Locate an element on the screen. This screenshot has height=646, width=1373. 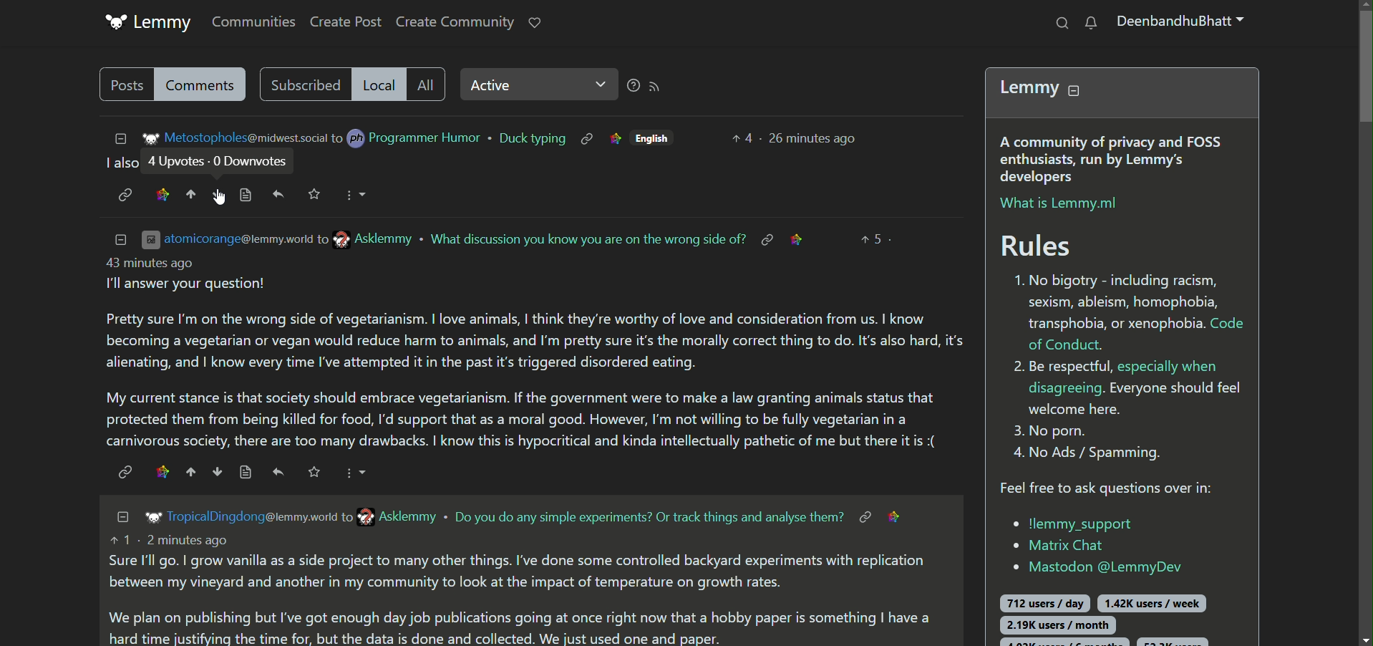
upvote is located at coordinates (192, 194).